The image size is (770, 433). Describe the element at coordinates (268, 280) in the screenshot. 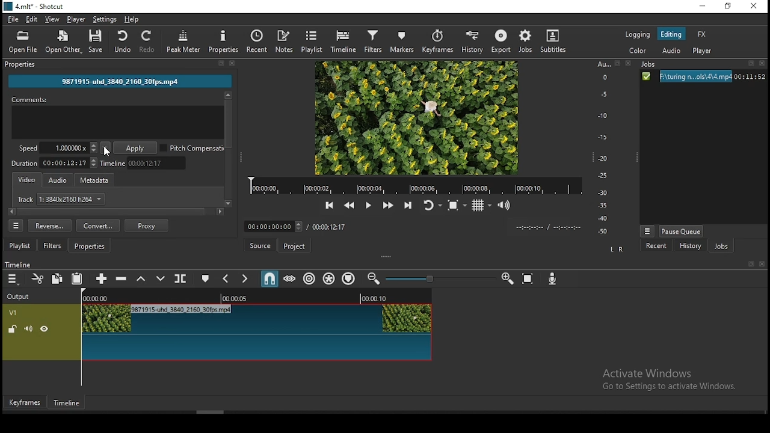

I see `snap` at that location.